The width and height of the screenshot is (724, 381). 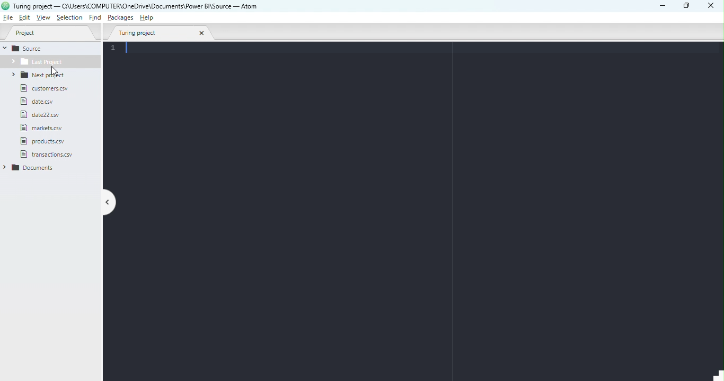 What do you see at coordinates (31, 49) in the screenshot?
I see `Source` at bounding box center [31, 49].